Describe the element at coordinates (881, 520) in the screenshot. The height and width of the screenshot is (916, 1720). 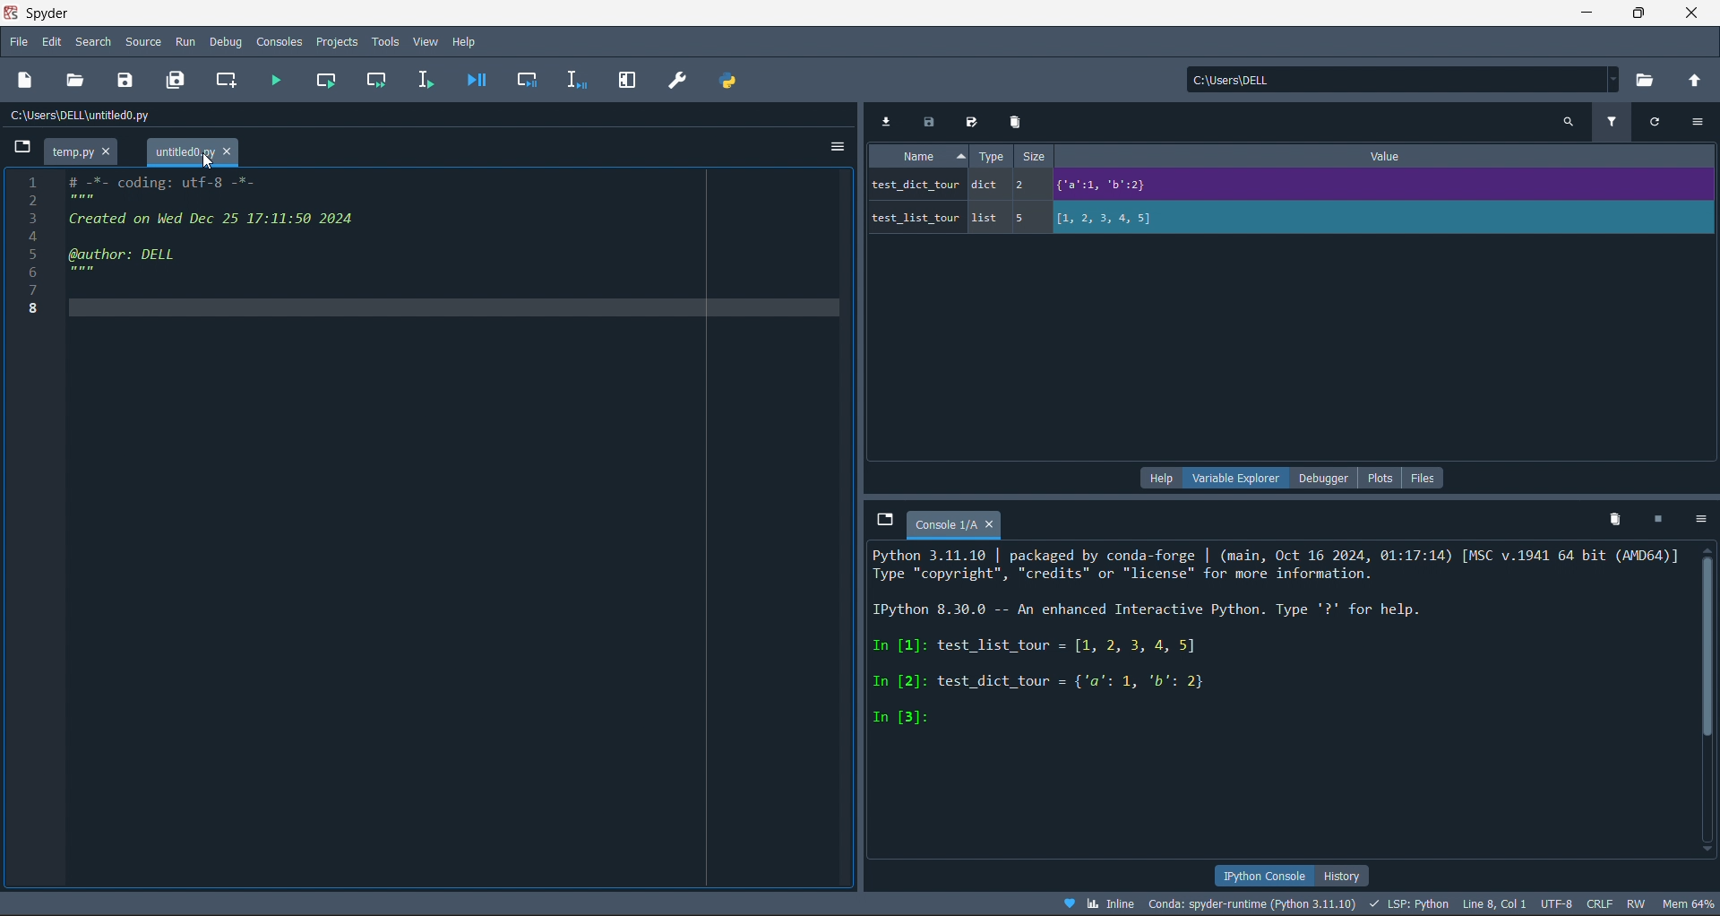
I see `browse tabs` at that location.